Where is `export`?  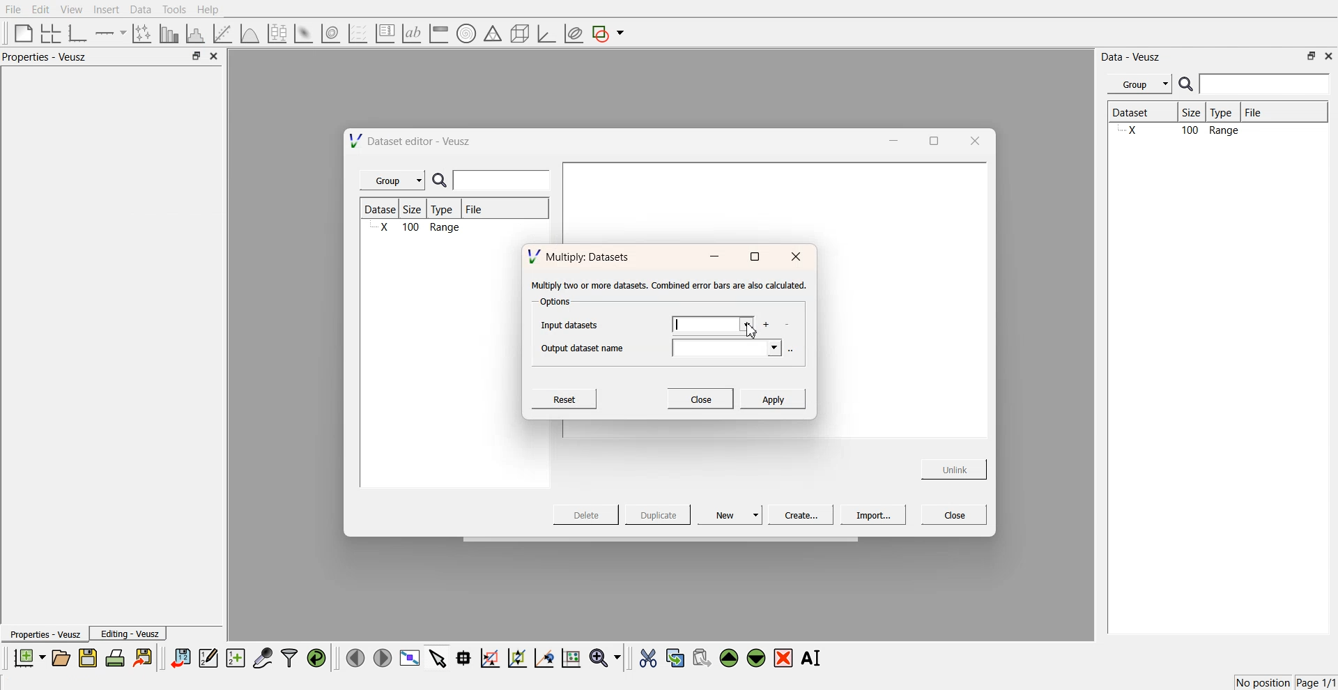 export is located at coordinates (144, 657).